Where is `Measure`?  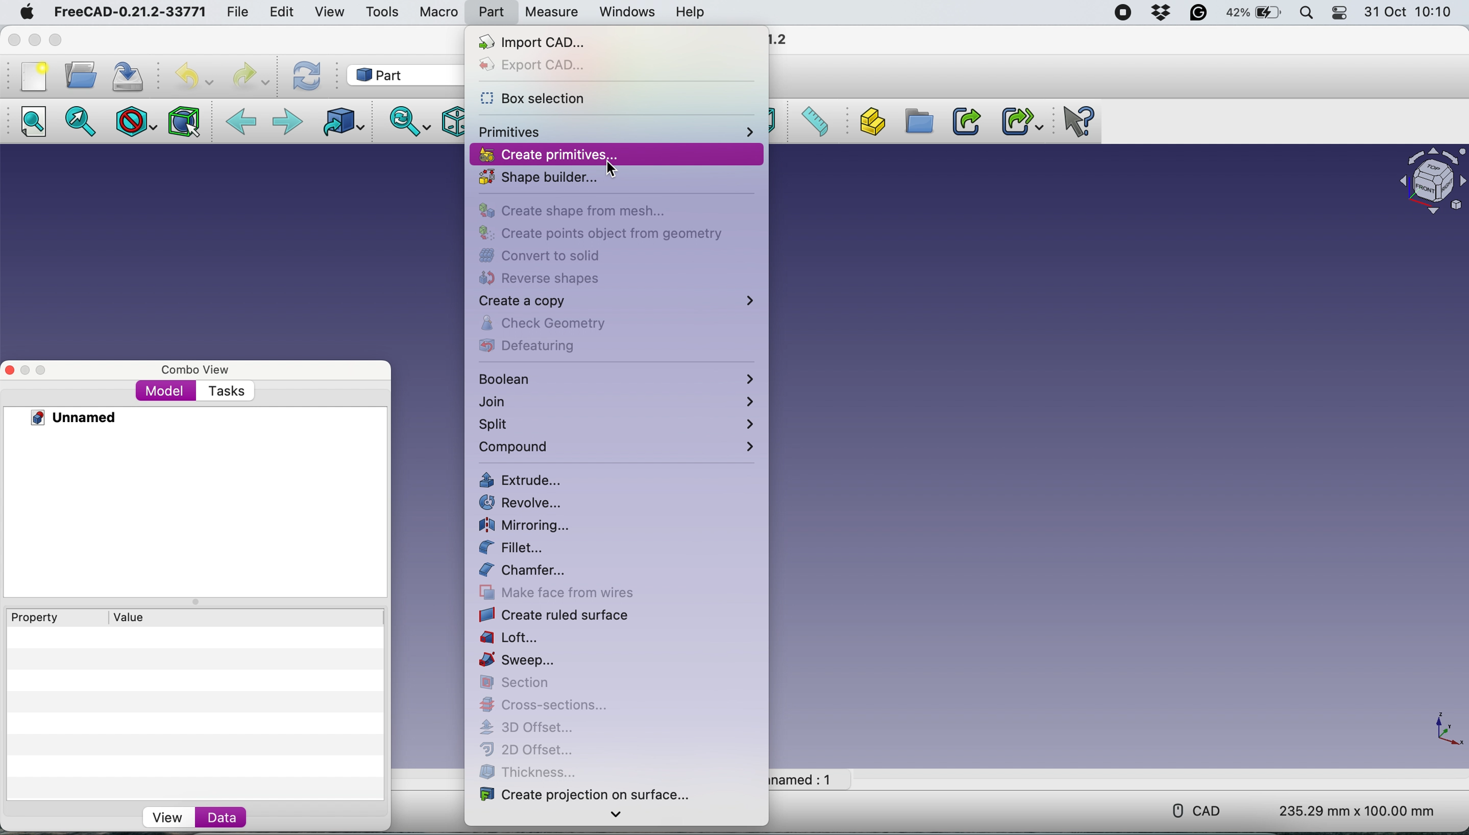
Measure is located at coordinates (551, 12).